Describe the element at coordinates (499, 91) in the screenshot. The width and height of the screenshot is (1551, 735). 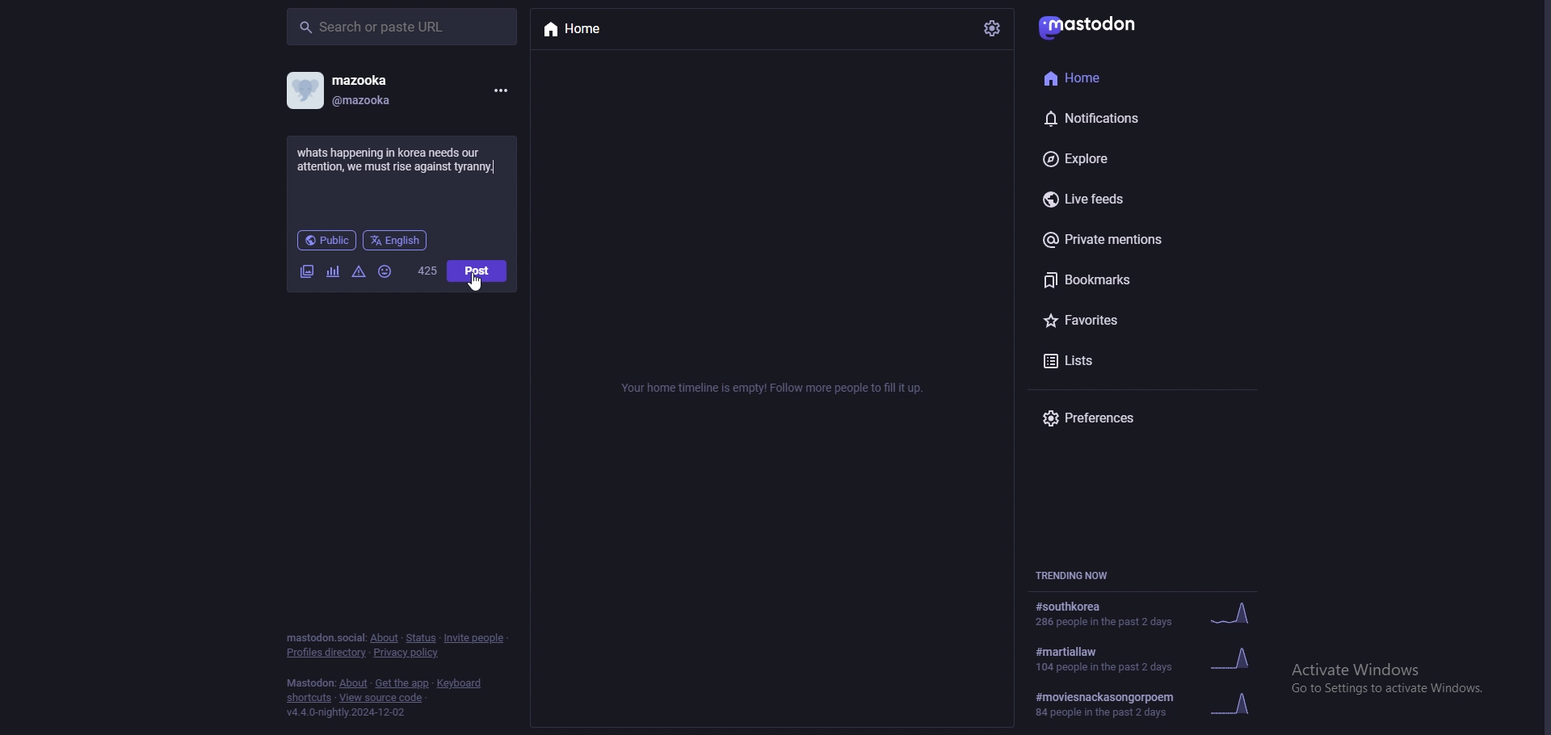
I see `menu` at that location.